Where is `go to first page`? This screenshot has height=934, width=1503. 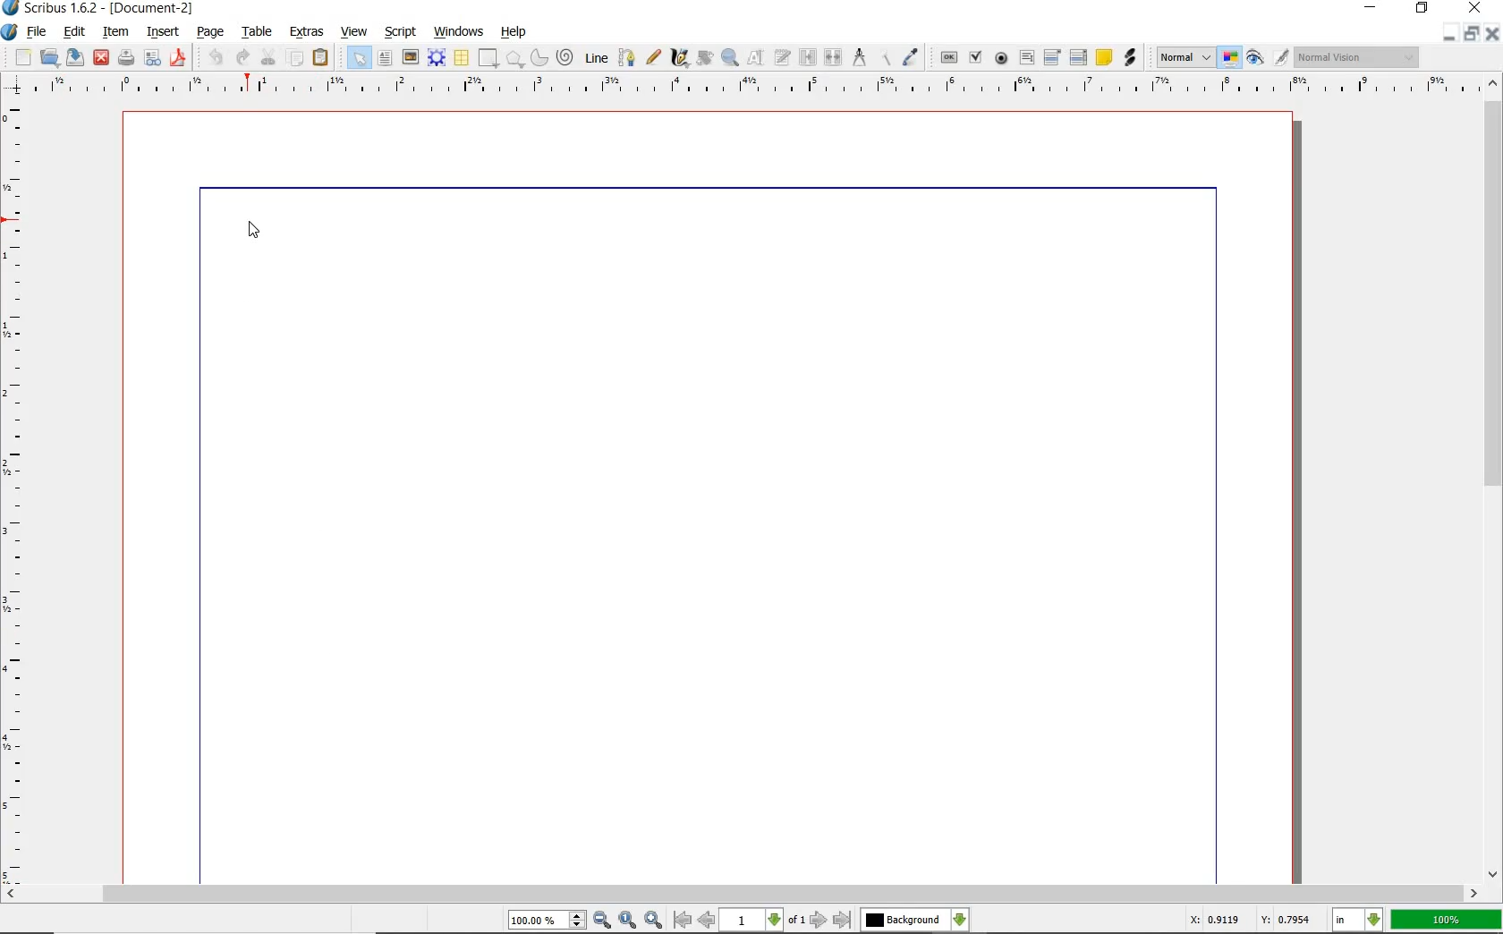
go to first page is located at coordinates (682, 921).